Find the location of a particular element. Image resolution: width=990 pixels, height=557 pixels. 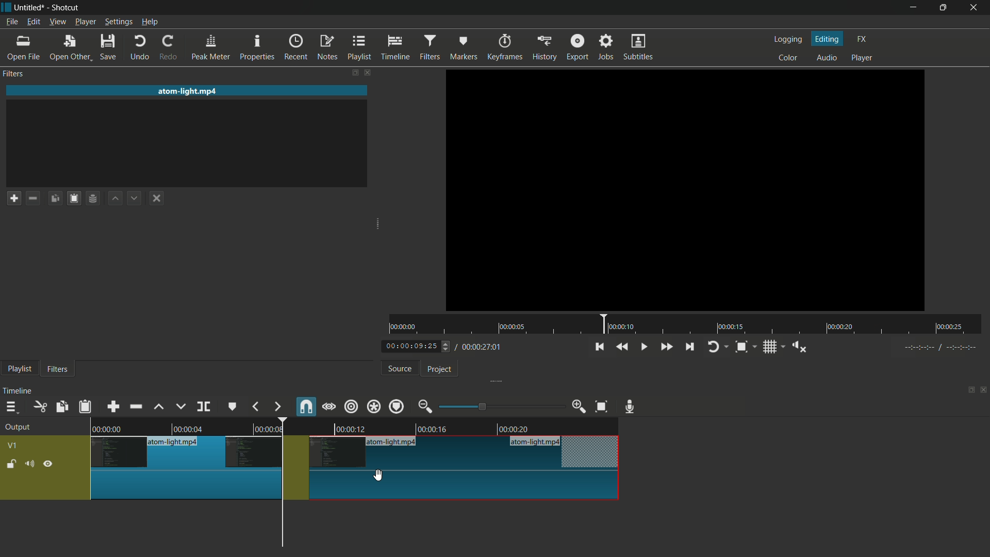

zoom timeline to fit is located at coordinates (746, 347).